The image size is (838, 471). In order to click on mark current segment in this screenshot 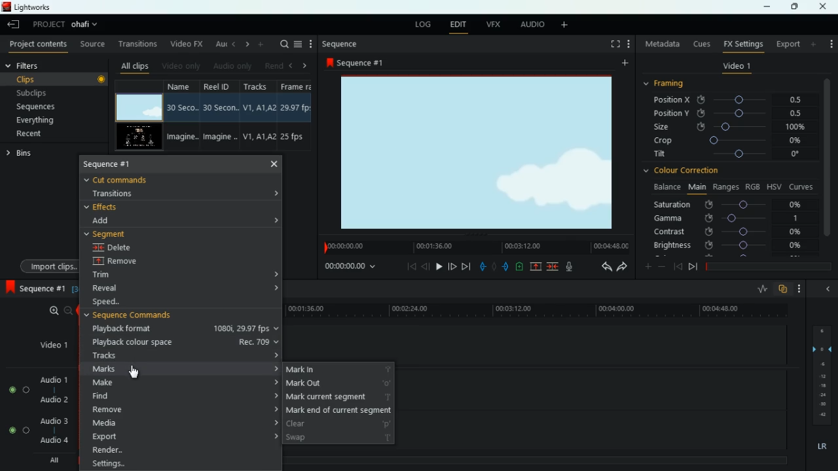, I will do `click(343, 396)`.